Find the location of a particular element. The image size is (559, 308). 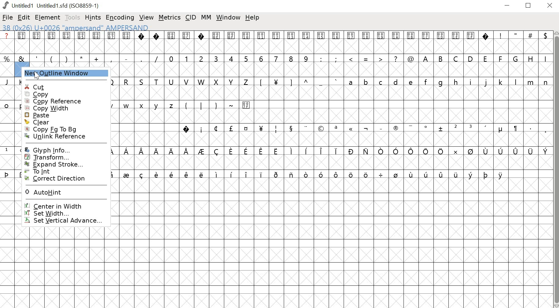

l is located at coordinates (516, 82).